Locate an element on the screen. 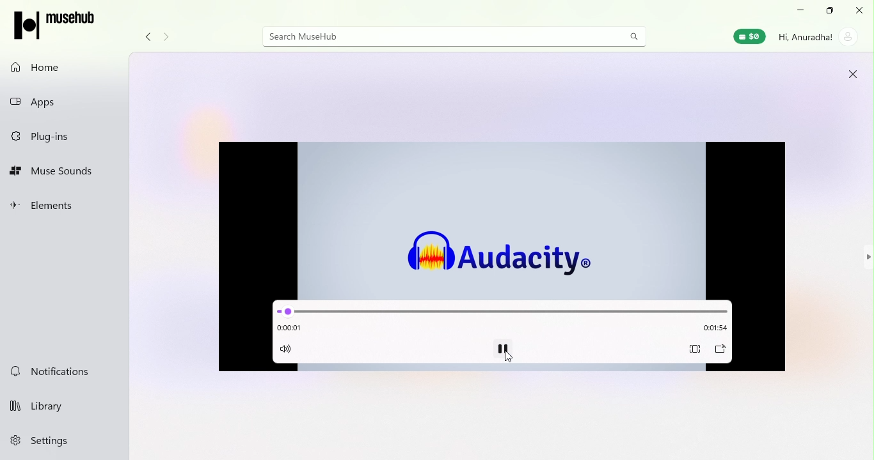 The height and width of the screenshot is (460, 874). search is located at coordinates (637, 37).